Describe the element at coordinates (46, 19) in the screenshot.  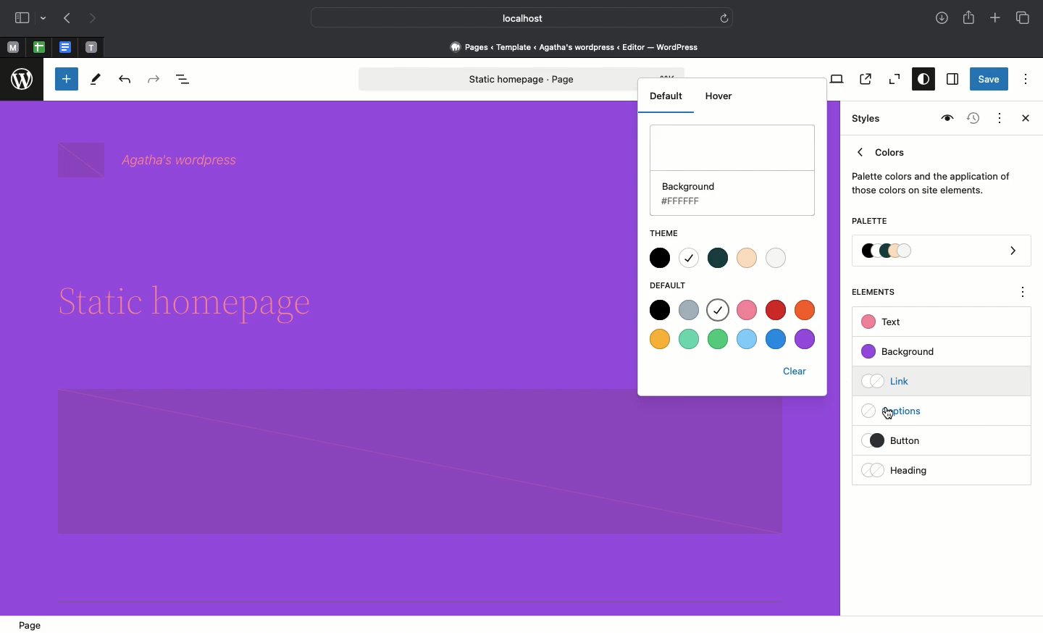
I see `drop-down` at that location.